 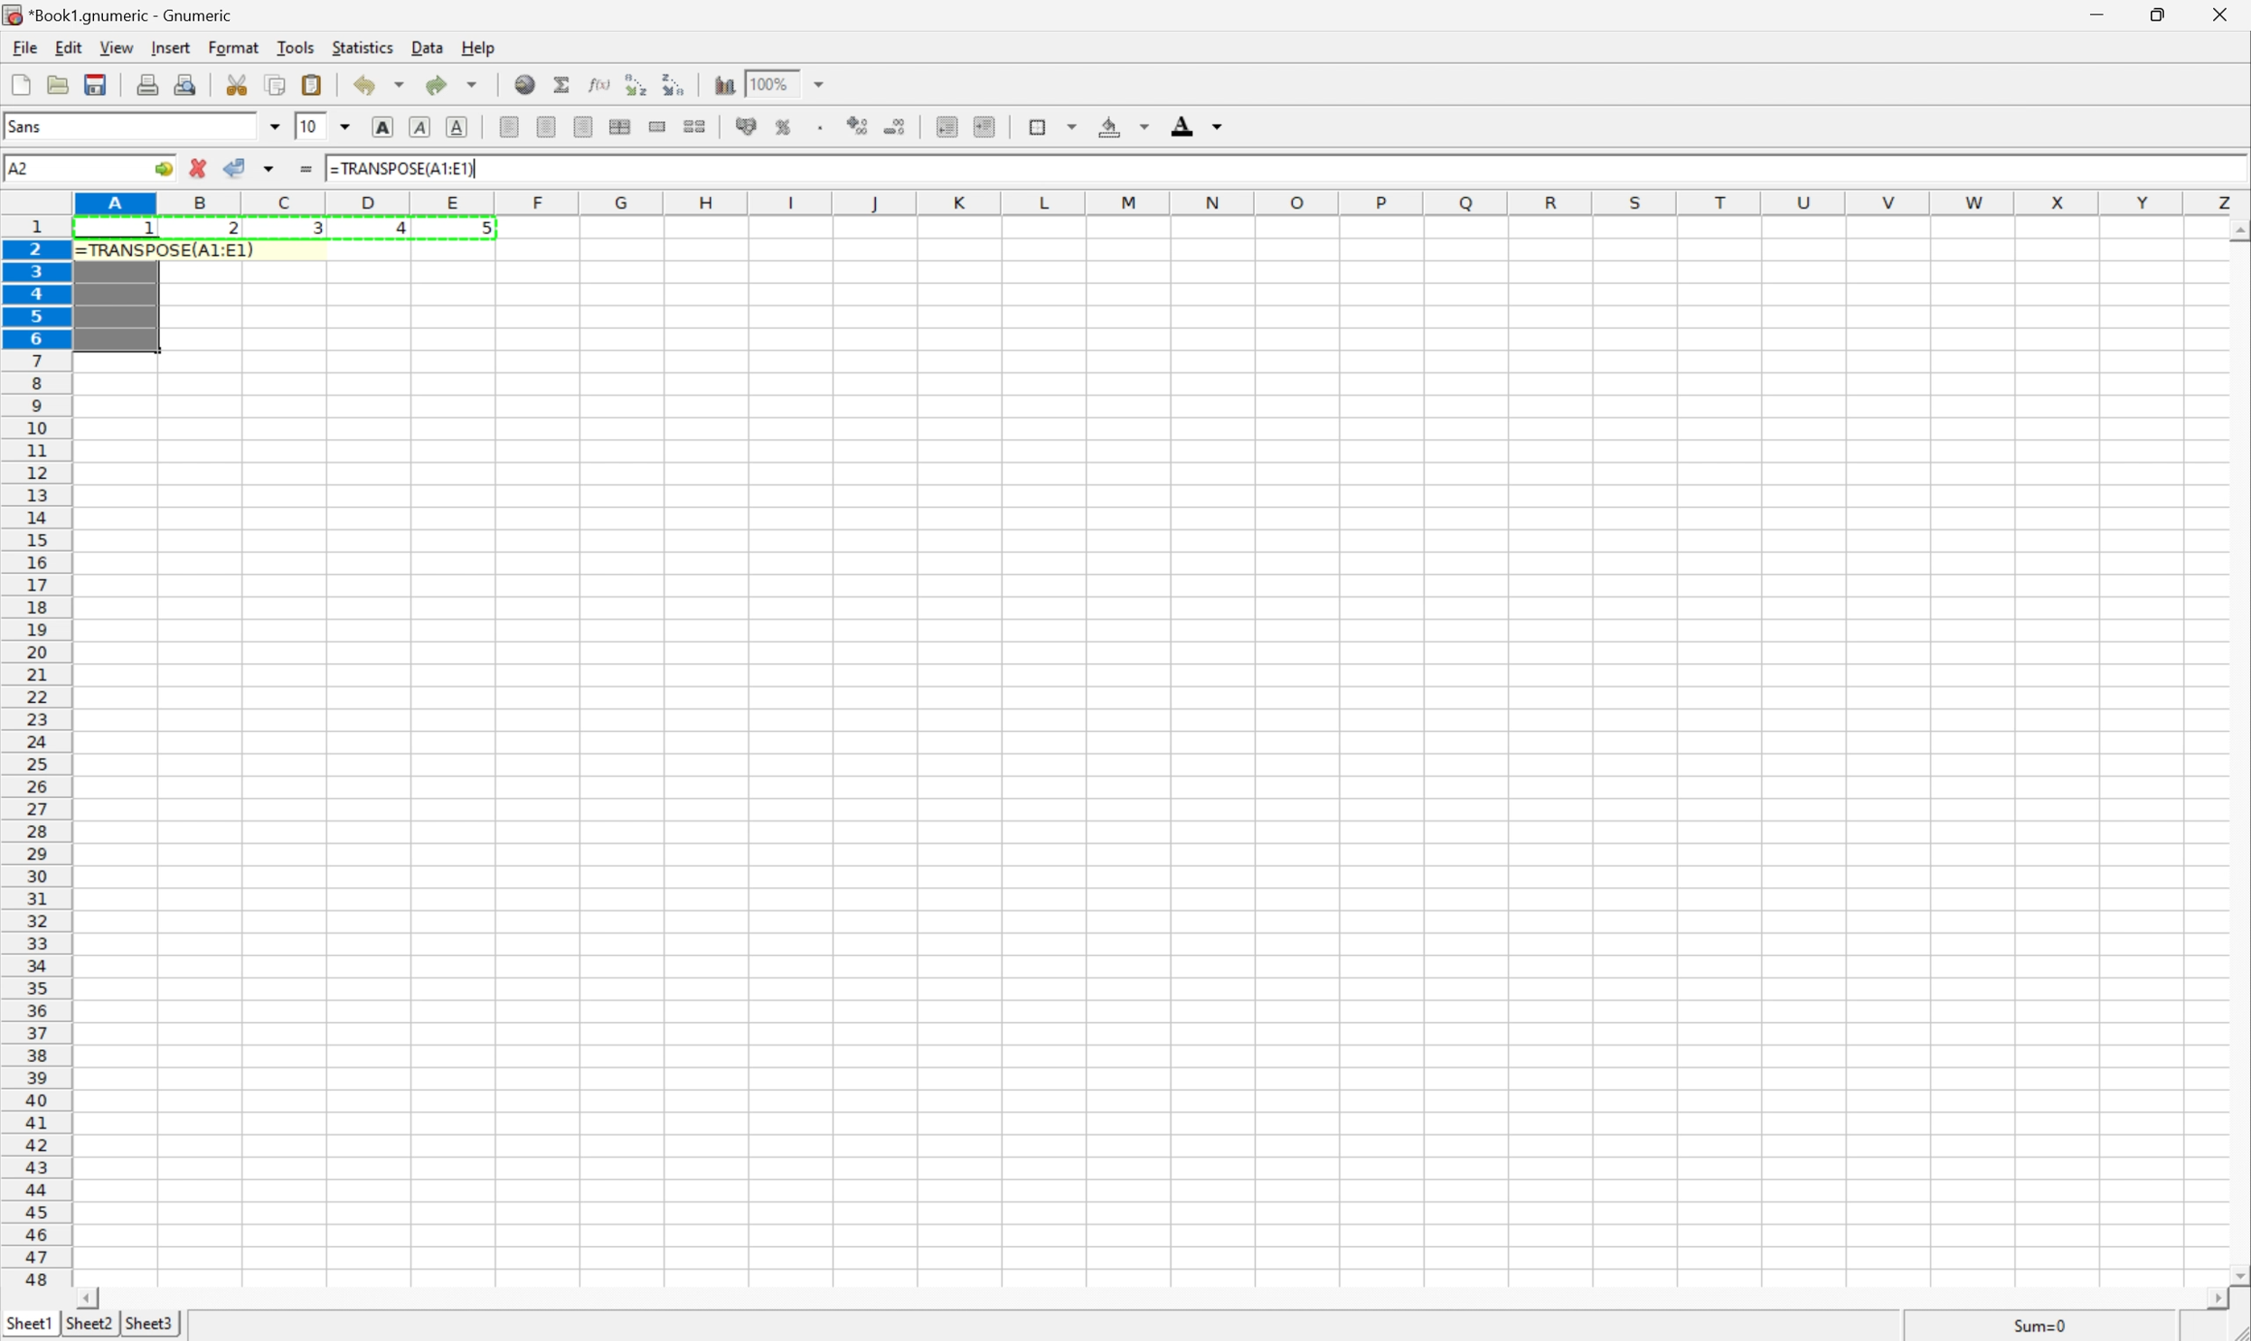 I want to click on 3, so click(x=316, y=232).